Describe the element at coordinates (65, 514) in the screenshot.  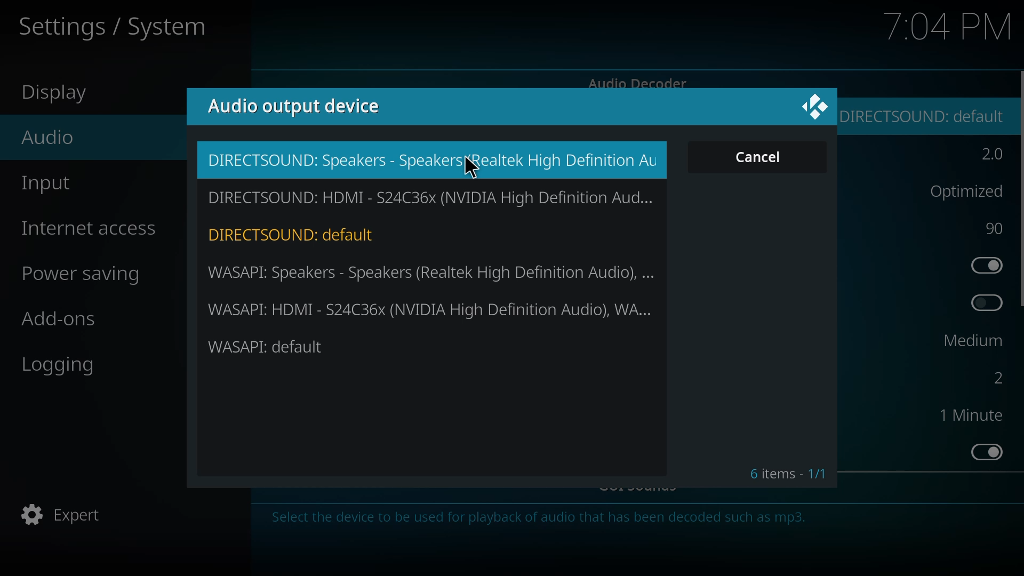
I see `expert` at that location.